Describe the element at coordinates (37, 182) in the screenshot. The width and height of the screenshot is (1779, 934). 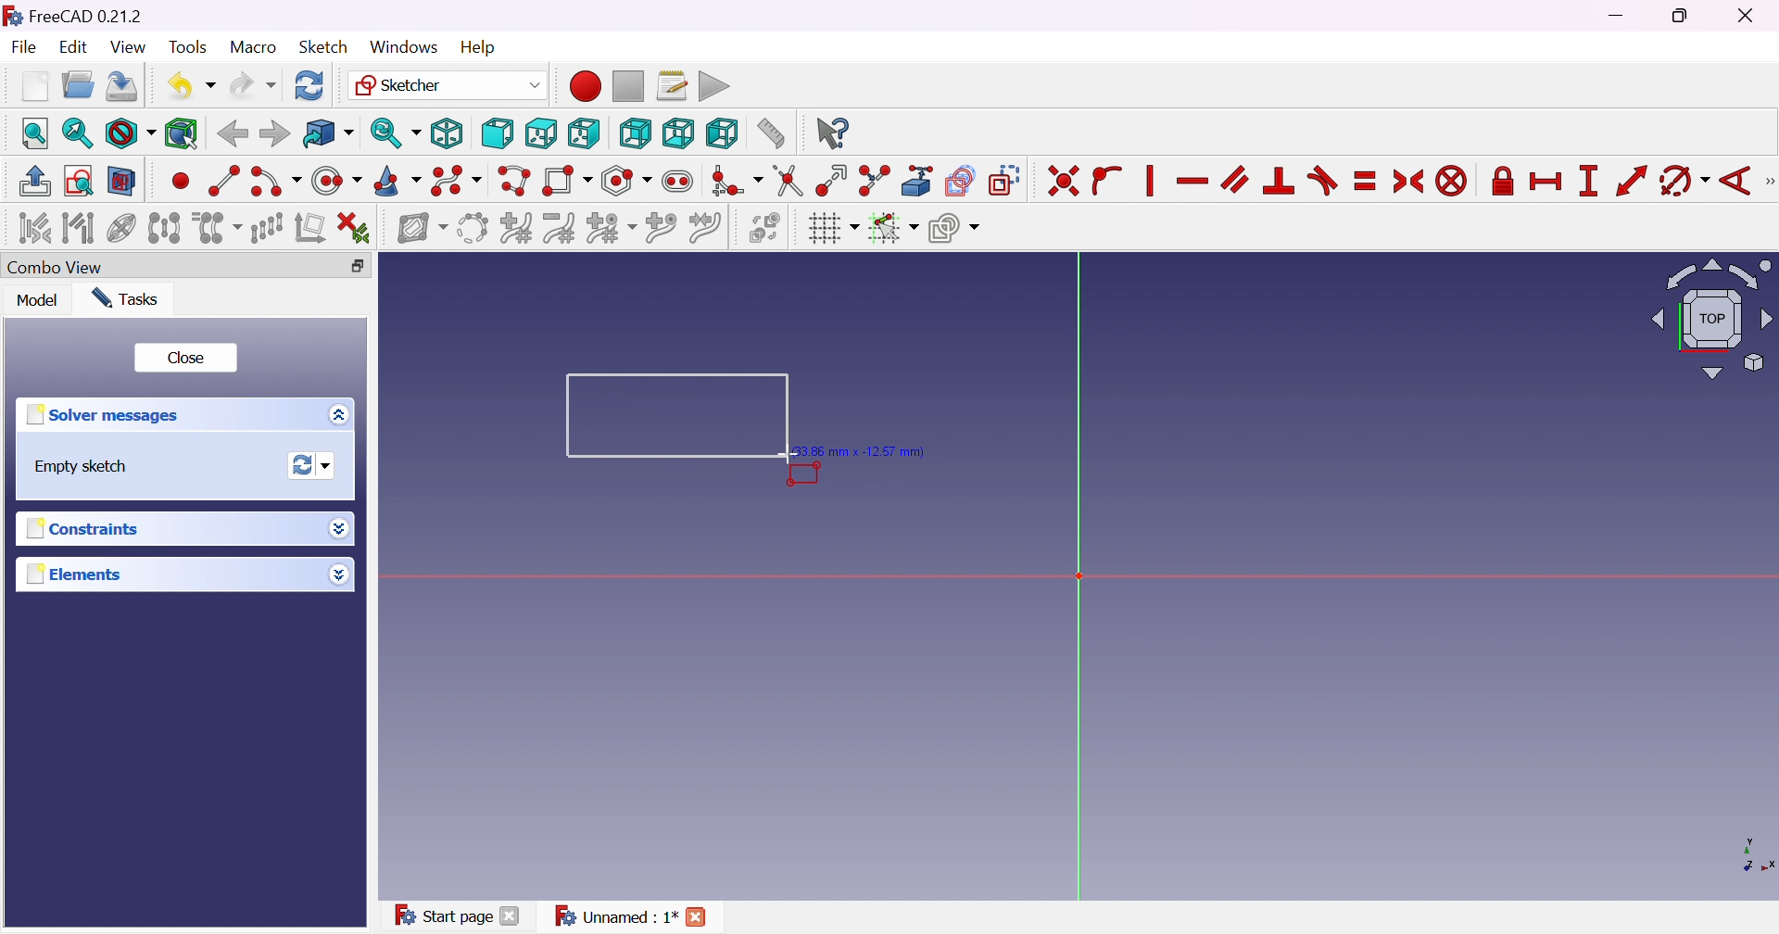
I see `Leave sketch` at that location.